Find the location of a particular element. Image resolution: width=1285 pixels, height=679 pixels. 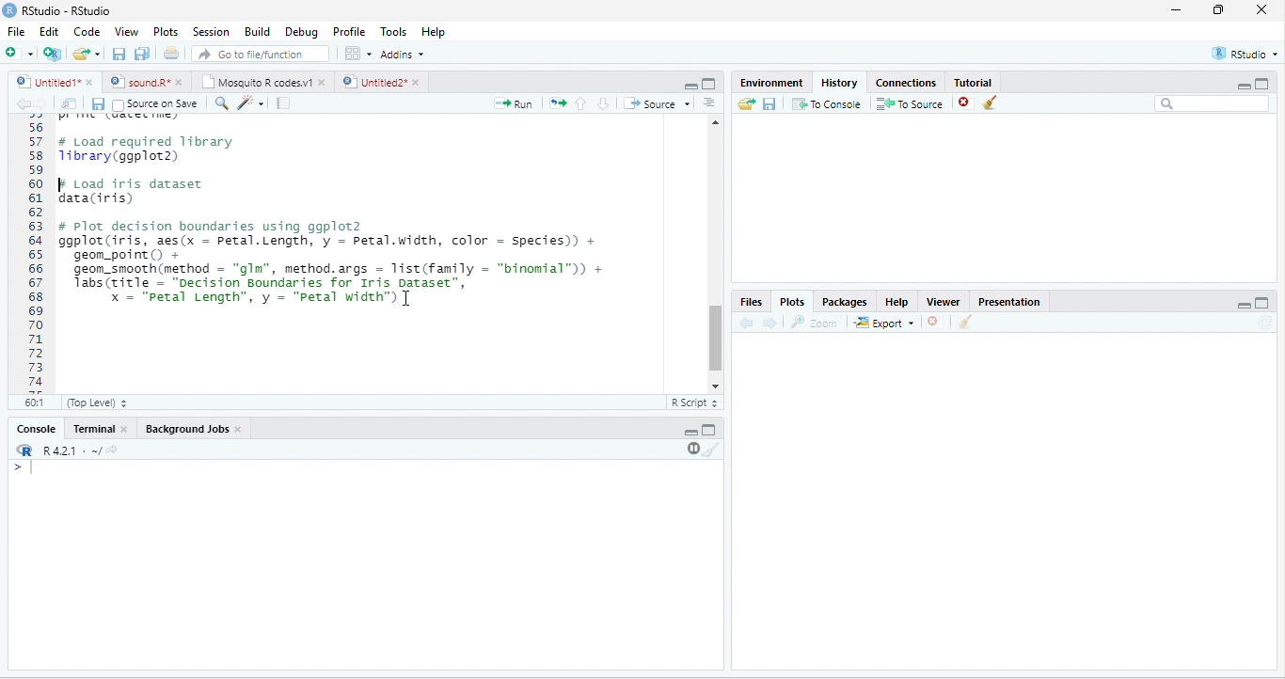

close is located at coordinates (91, 82).